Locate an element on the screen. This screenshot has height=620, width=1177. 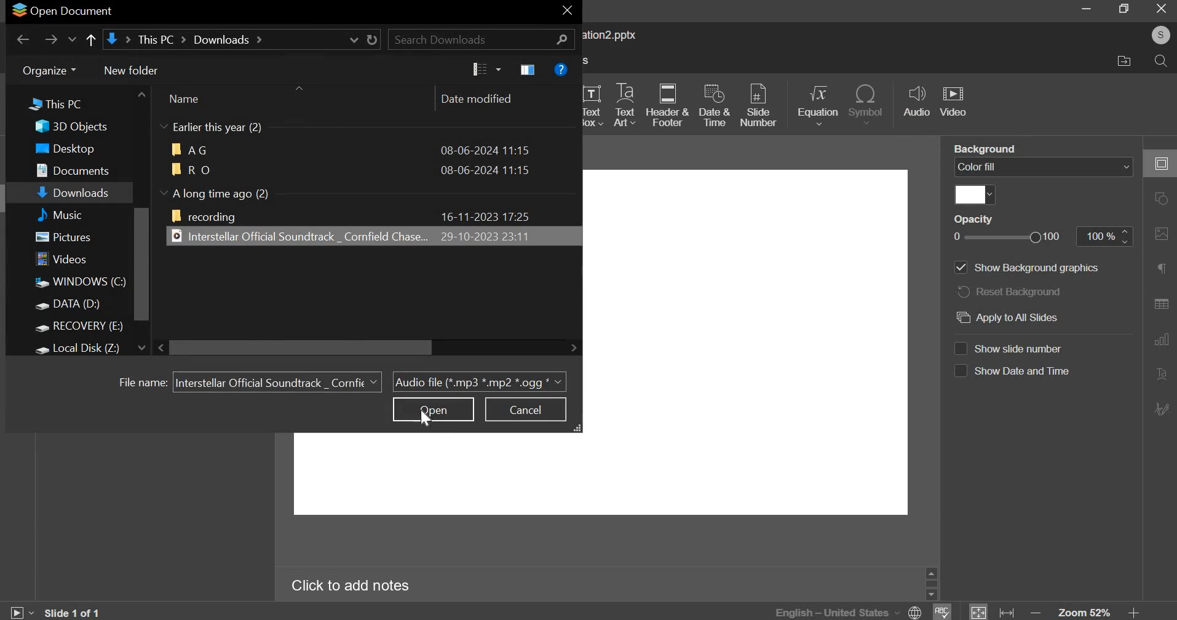
date modified is located at coordinates (482, 99).